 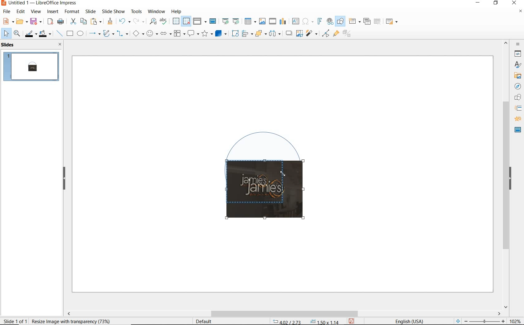 I want to click on format, so click(x=71, y=11).